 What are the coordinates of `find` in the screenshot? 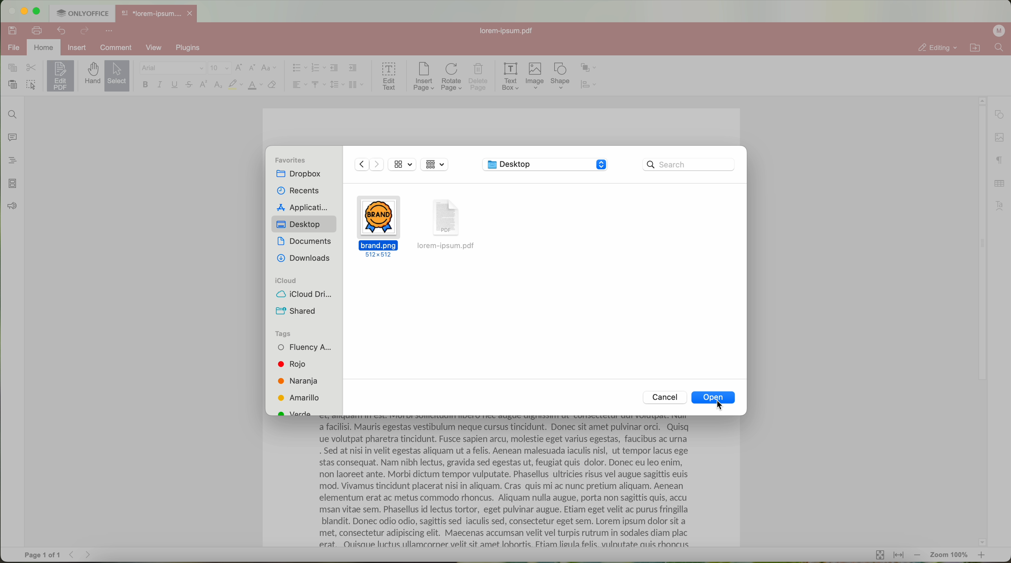 It's located at (11, 114).